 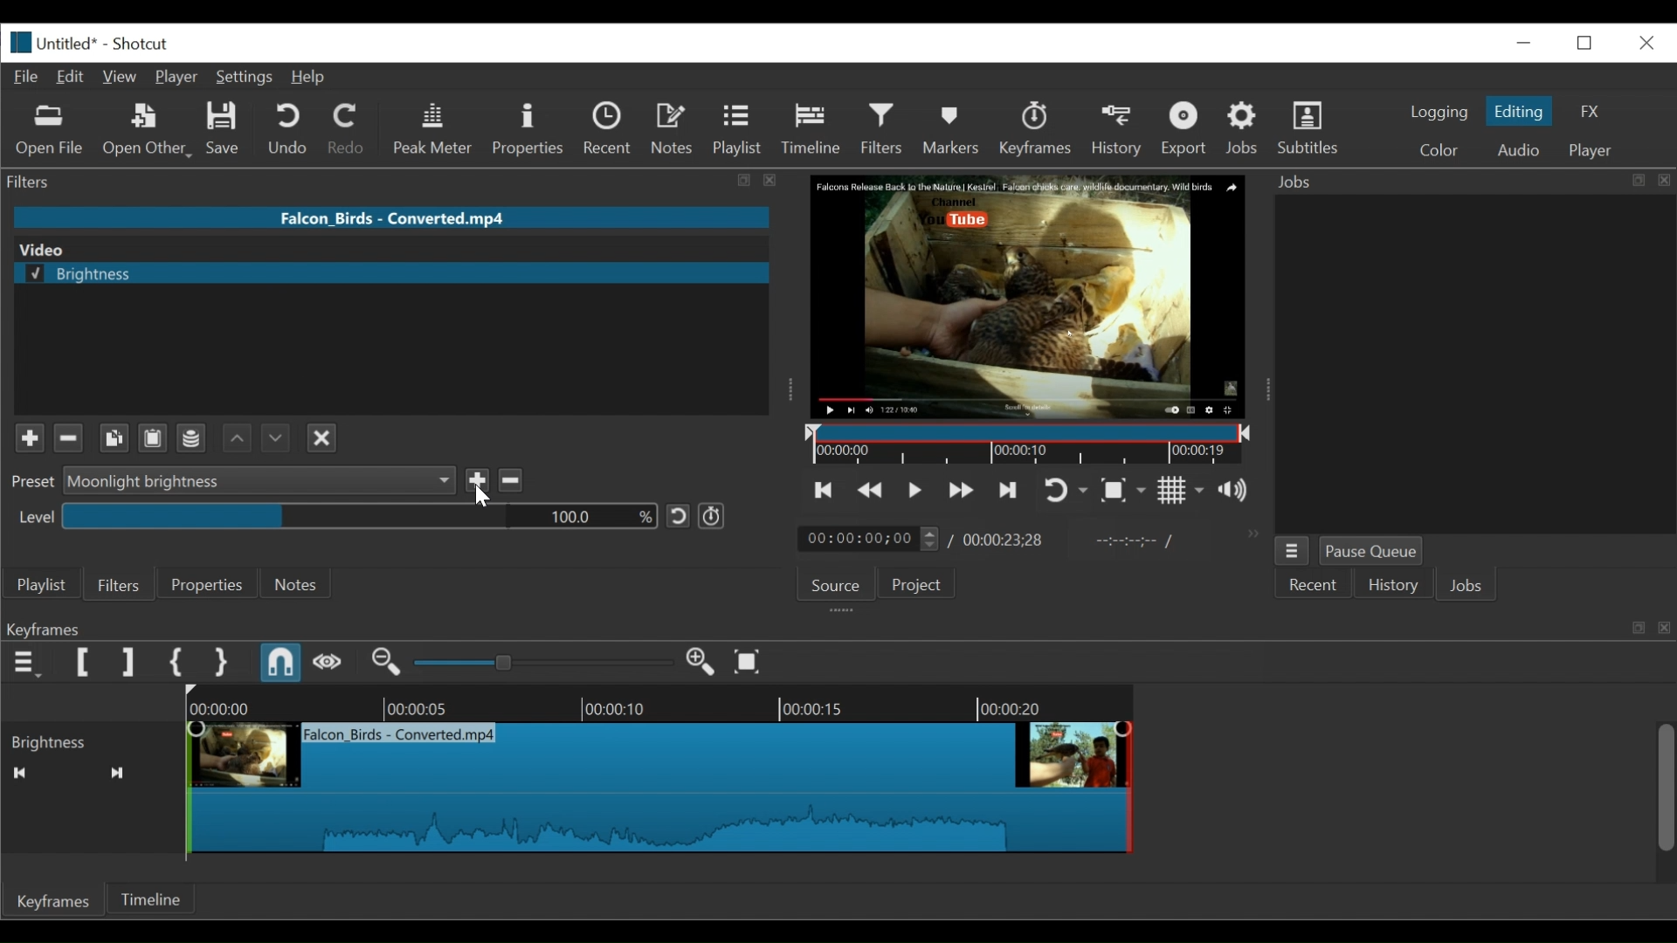 I want to click on Restore, so click(x=1526, y=40).